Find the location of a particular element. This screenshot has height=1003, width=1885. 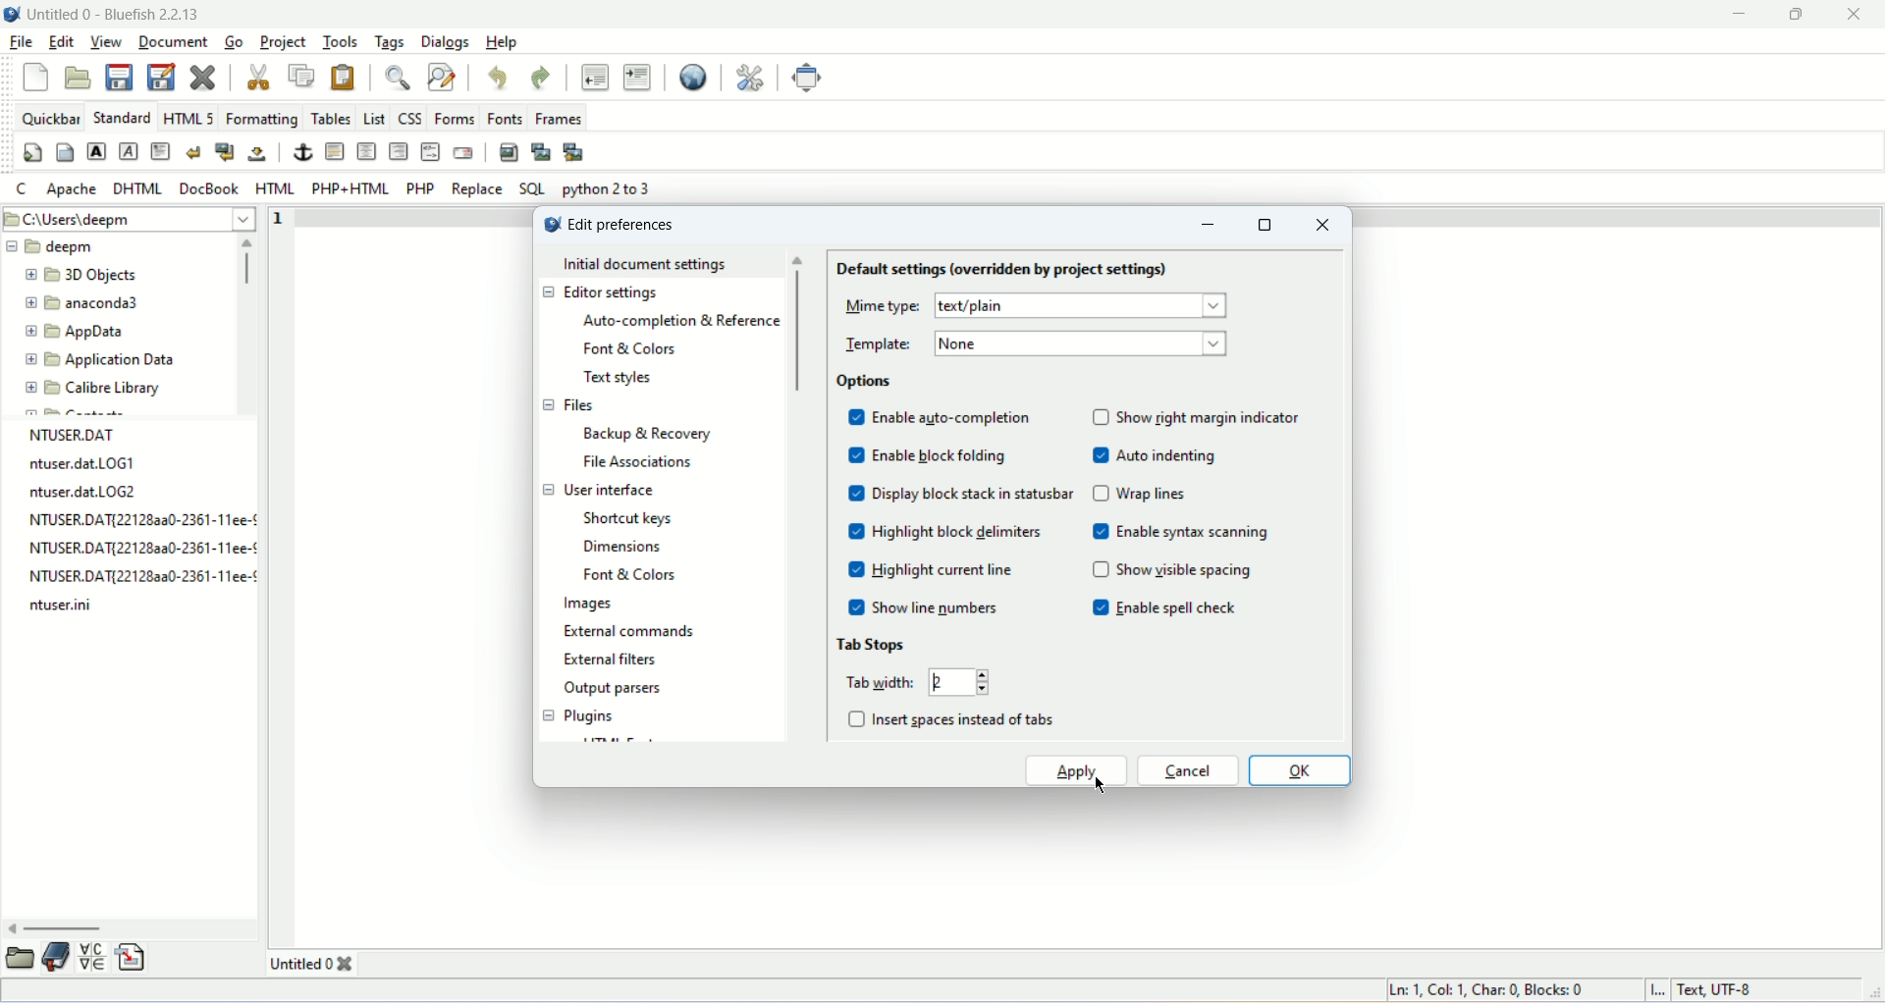

DHTML is located at coordinates (135, 185).